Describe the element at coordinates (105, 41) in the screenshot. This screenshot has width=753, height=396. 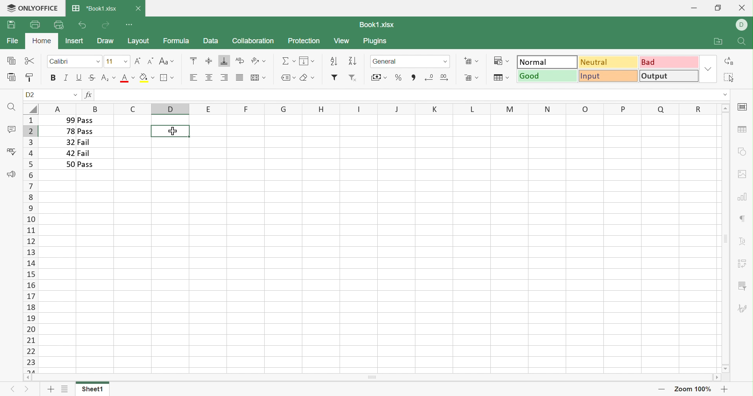
I see `Draw` at that location.